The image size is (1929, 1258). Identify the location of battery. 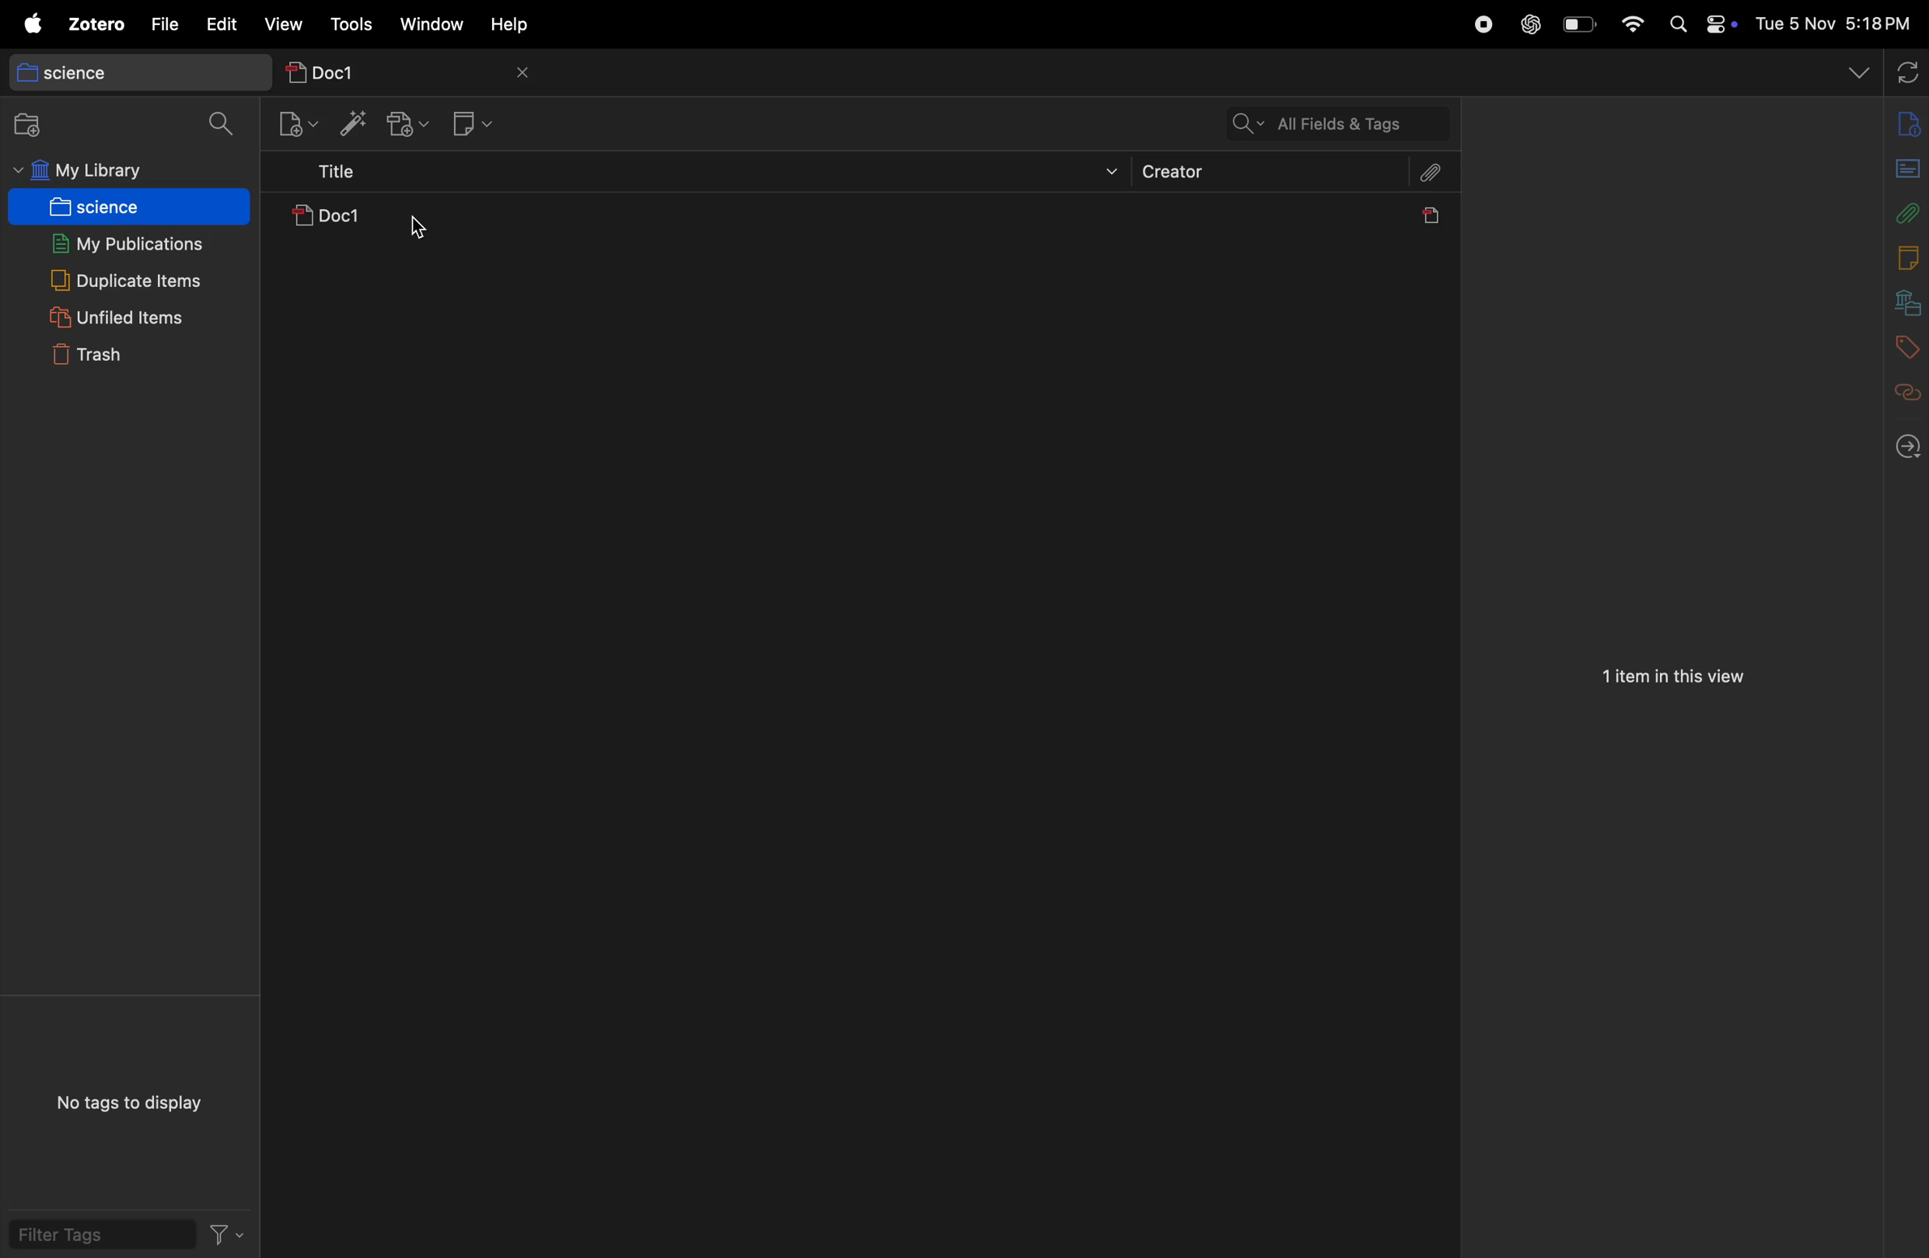
(1575, 24).